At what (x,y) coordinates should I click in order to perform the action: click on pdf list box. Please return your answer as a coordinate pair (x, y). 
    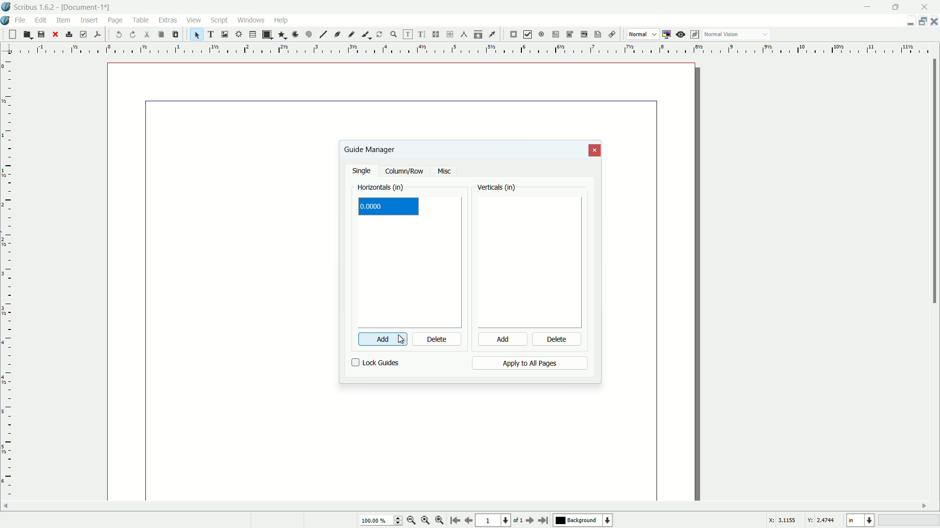
    Looking at the image, I should click on (583, 35).